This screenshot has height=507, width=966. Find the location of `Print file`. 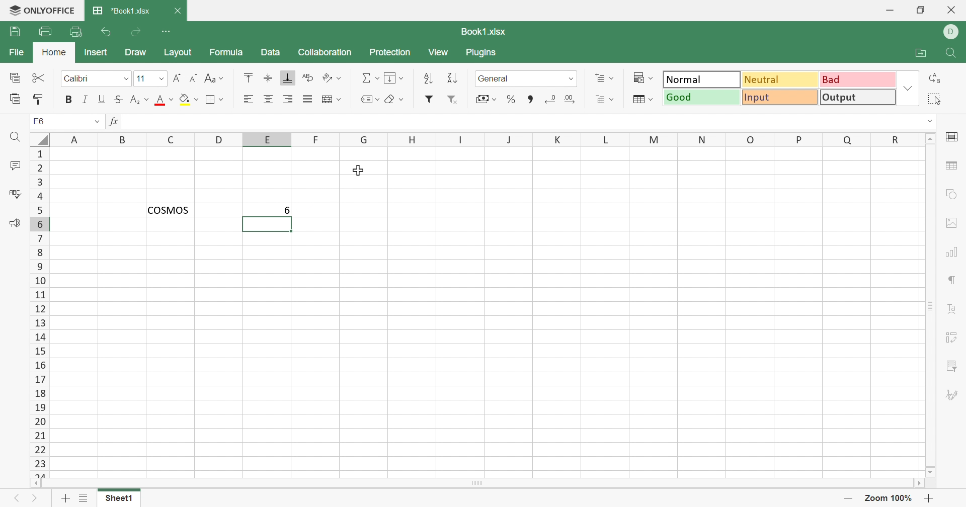

Print file is located at coordinates (46, 31).